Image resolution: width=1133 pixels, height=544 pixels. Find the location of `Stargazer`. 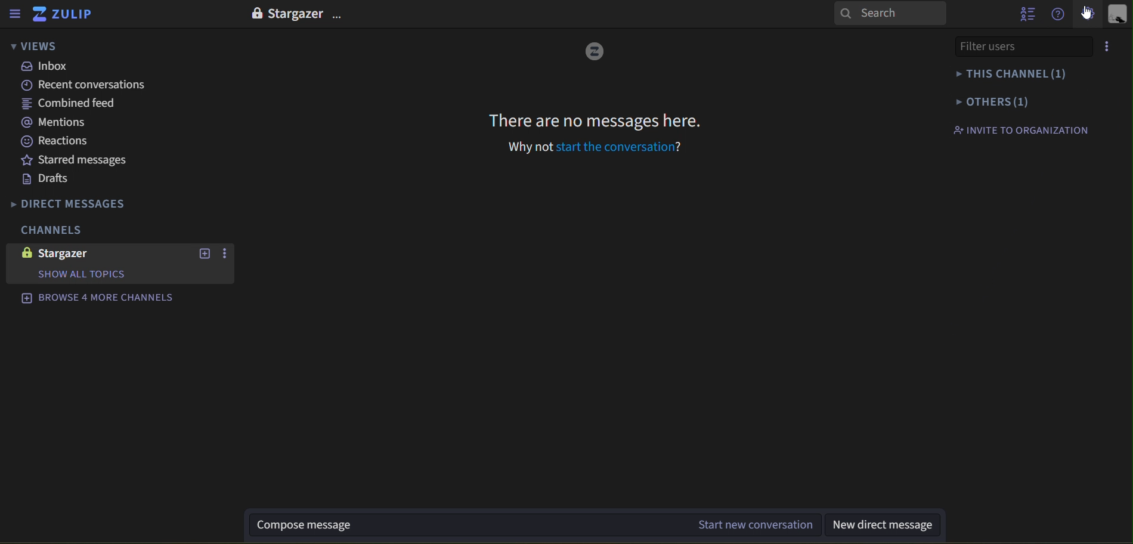

Stargazer is located at coordinates (299, 14).